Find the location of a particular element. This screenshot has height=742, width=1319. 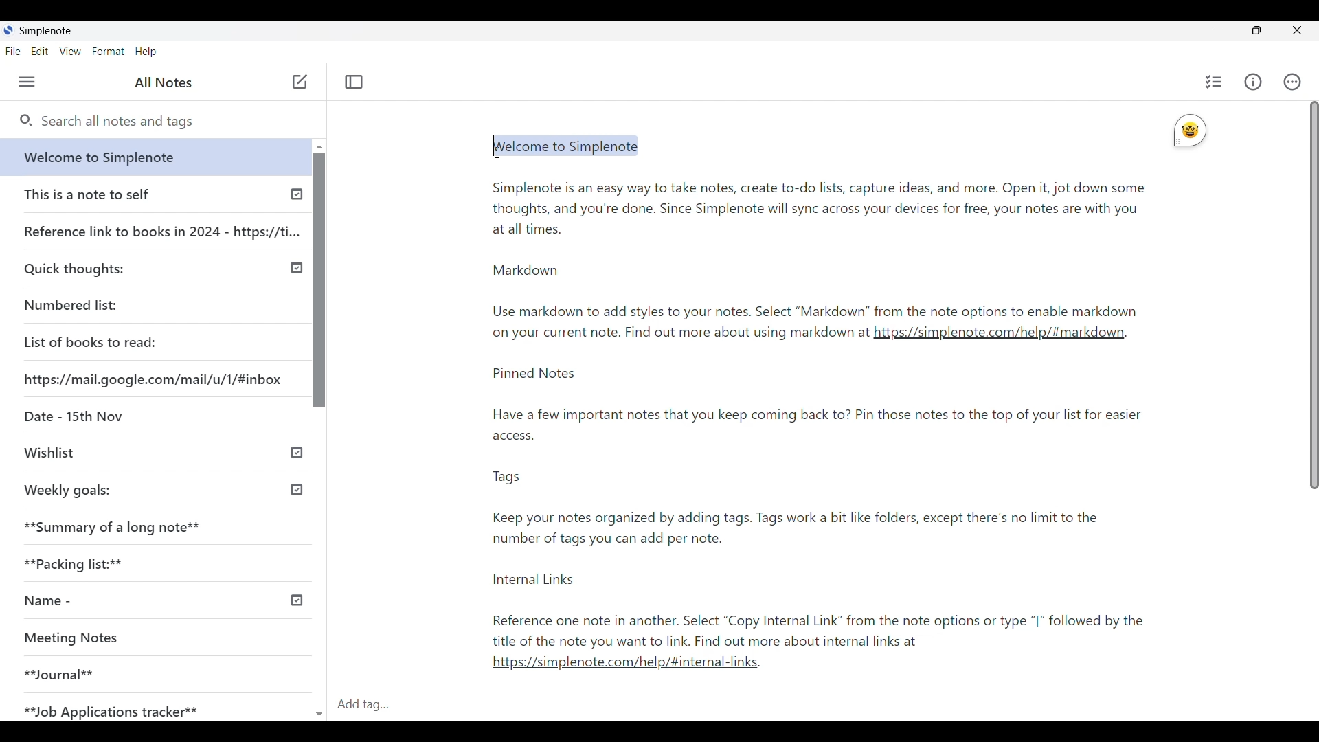

cursor is located at coordinates (497, 152).